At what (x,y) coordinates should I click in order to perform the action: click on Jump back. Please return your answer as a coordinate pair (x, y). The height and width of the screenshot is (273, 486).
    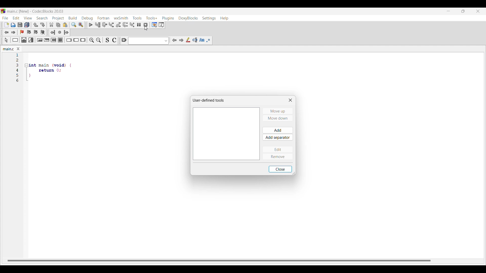
    Looking at the image, I should click on (7, 32).